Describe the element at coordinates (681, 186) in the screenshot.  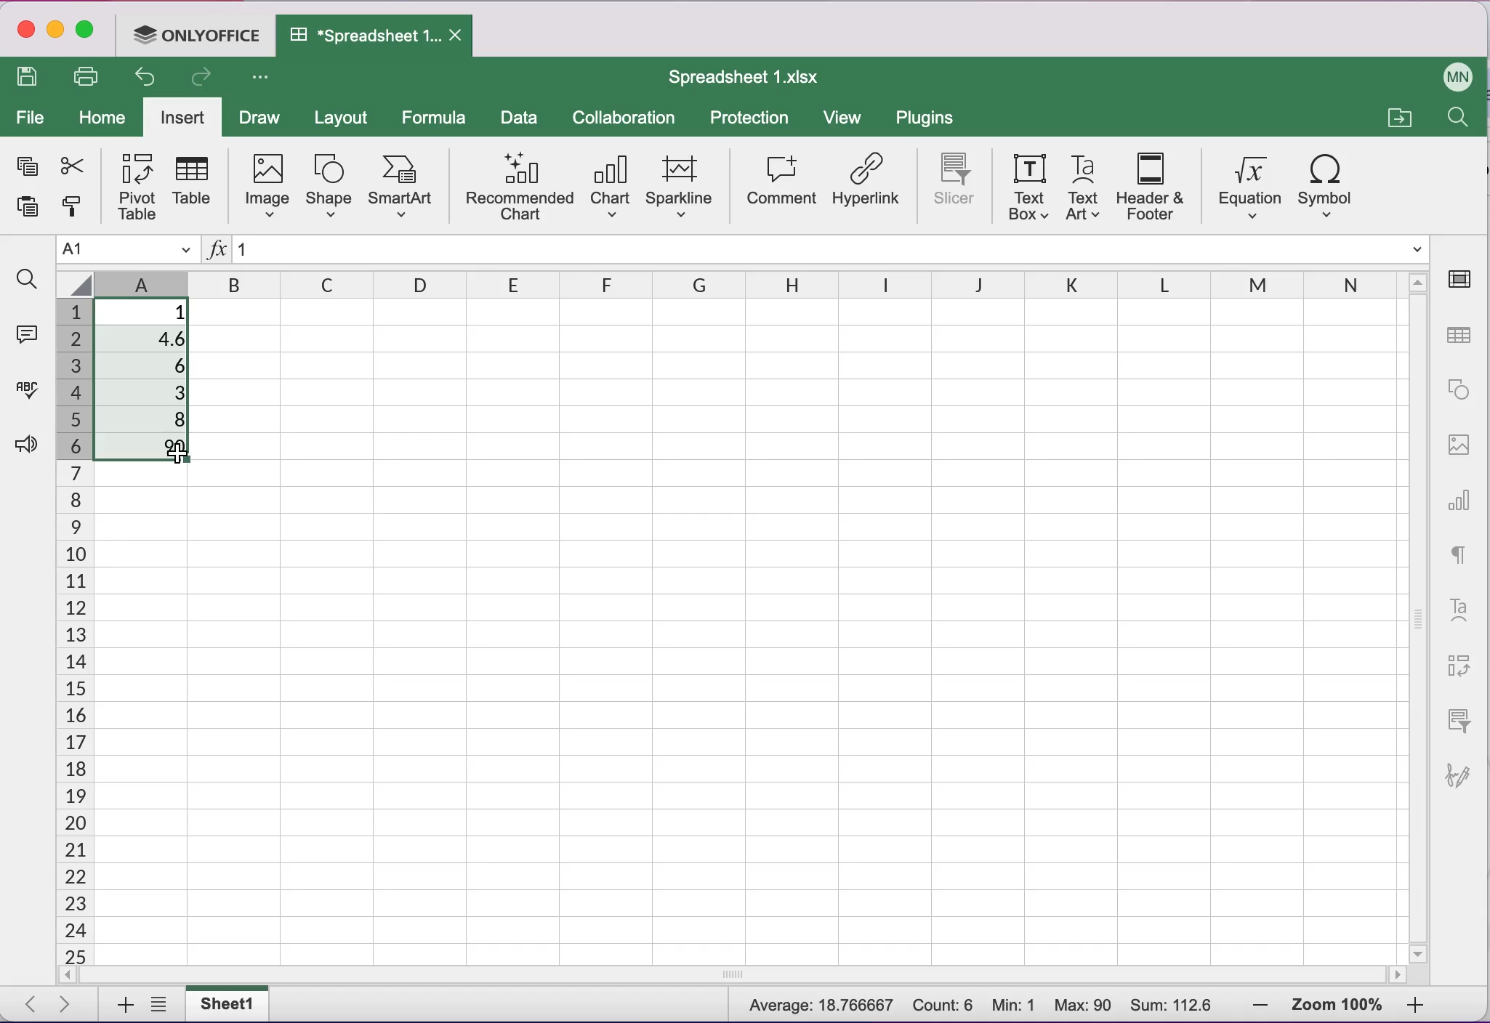
I see `sparkline` at that location.